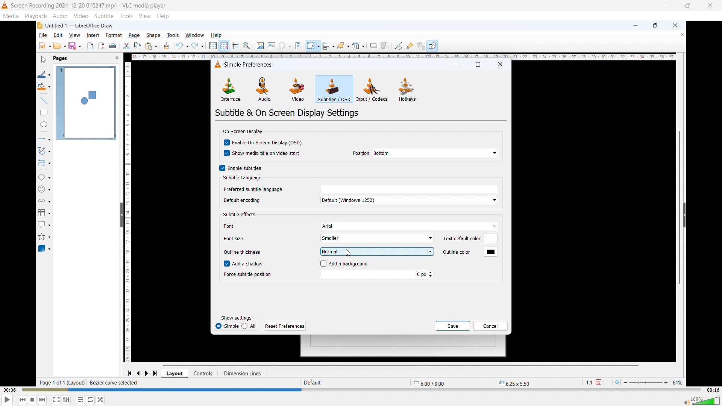  Describe the element at coordinates (42, 400) in the screenshot. I see `Forward or next media ` at that location.